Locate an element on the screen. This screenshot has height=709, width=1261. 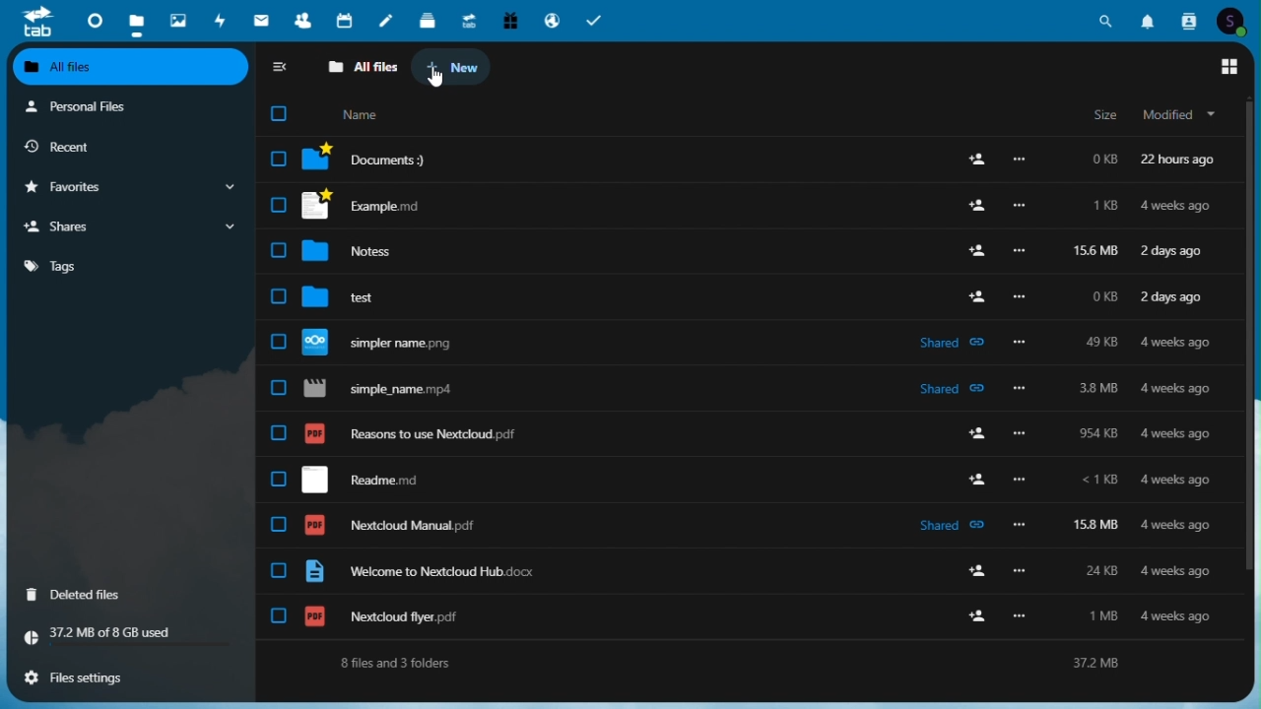
add user is located at coordinates (977, 479).